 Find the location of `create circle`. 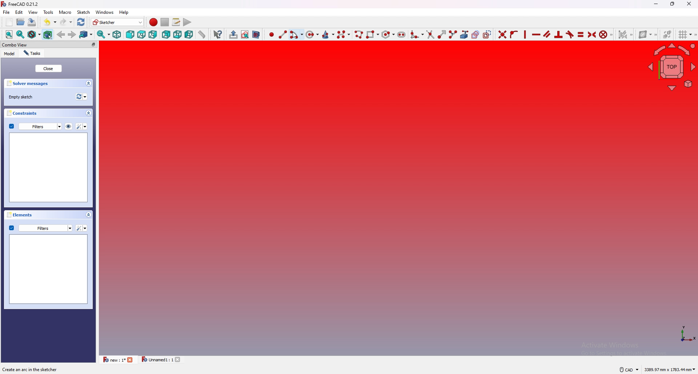

create circle is located at coordinates (312, 35).